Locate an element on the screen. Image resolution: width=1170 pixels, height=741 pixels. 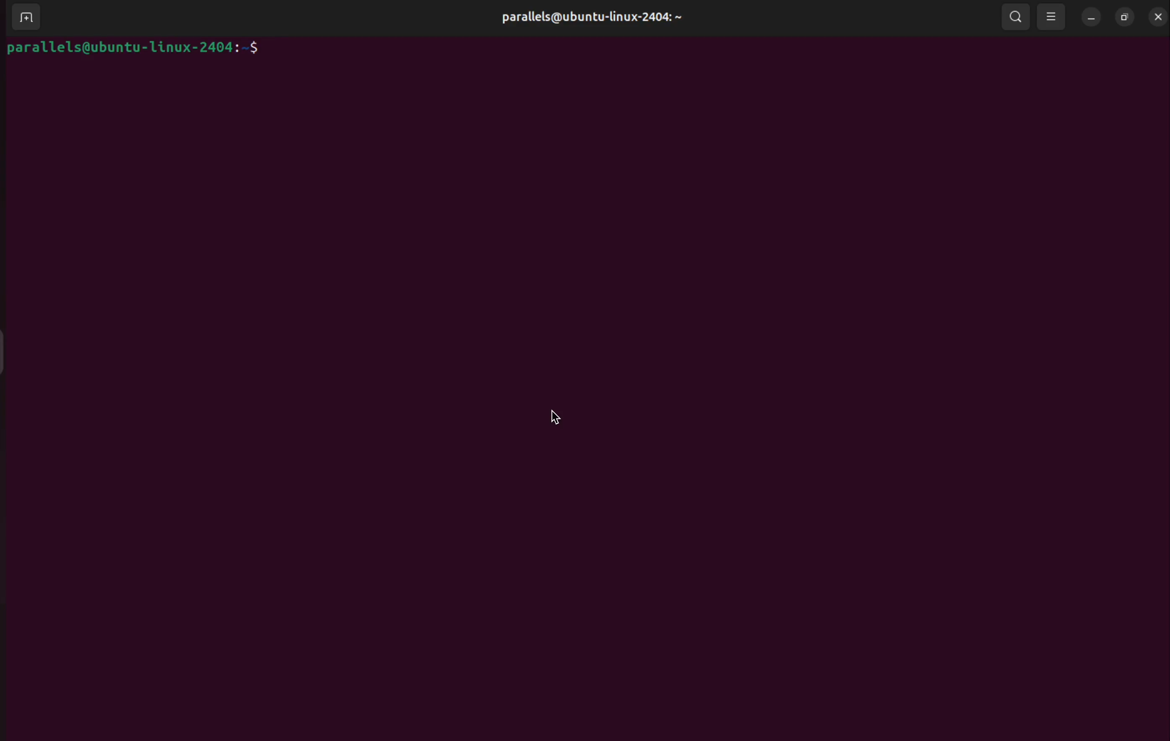
resize is located at coordinates (1123, 17).